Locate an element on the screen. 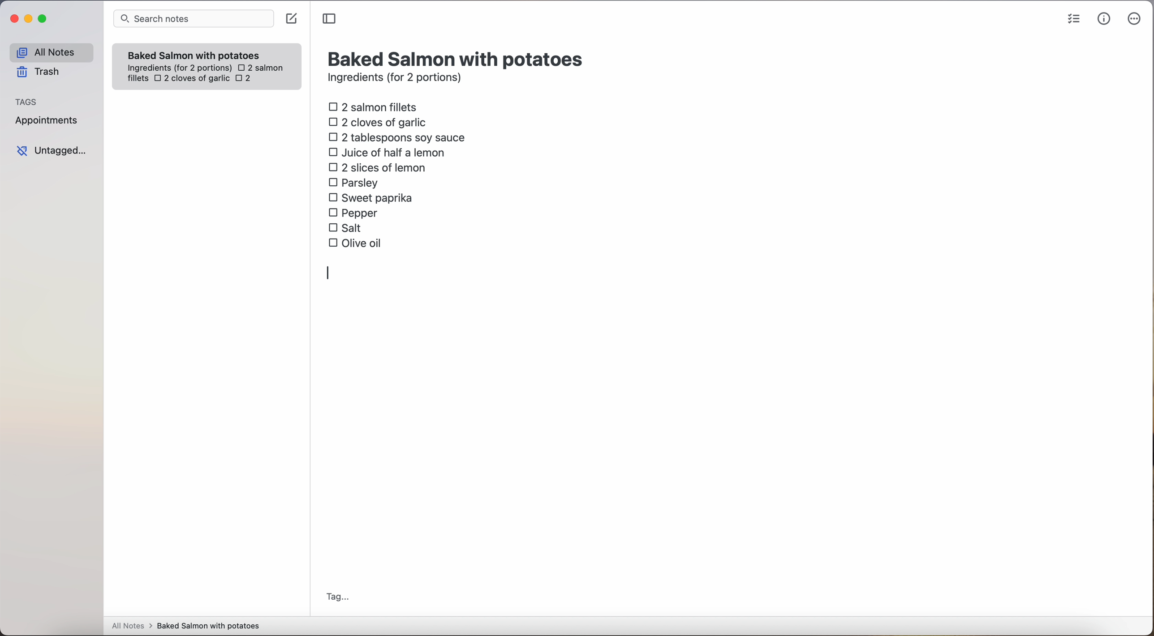 This screenshot has width=1154, height=636. 2 cloves of garlic is located at coordinates (192, 79).